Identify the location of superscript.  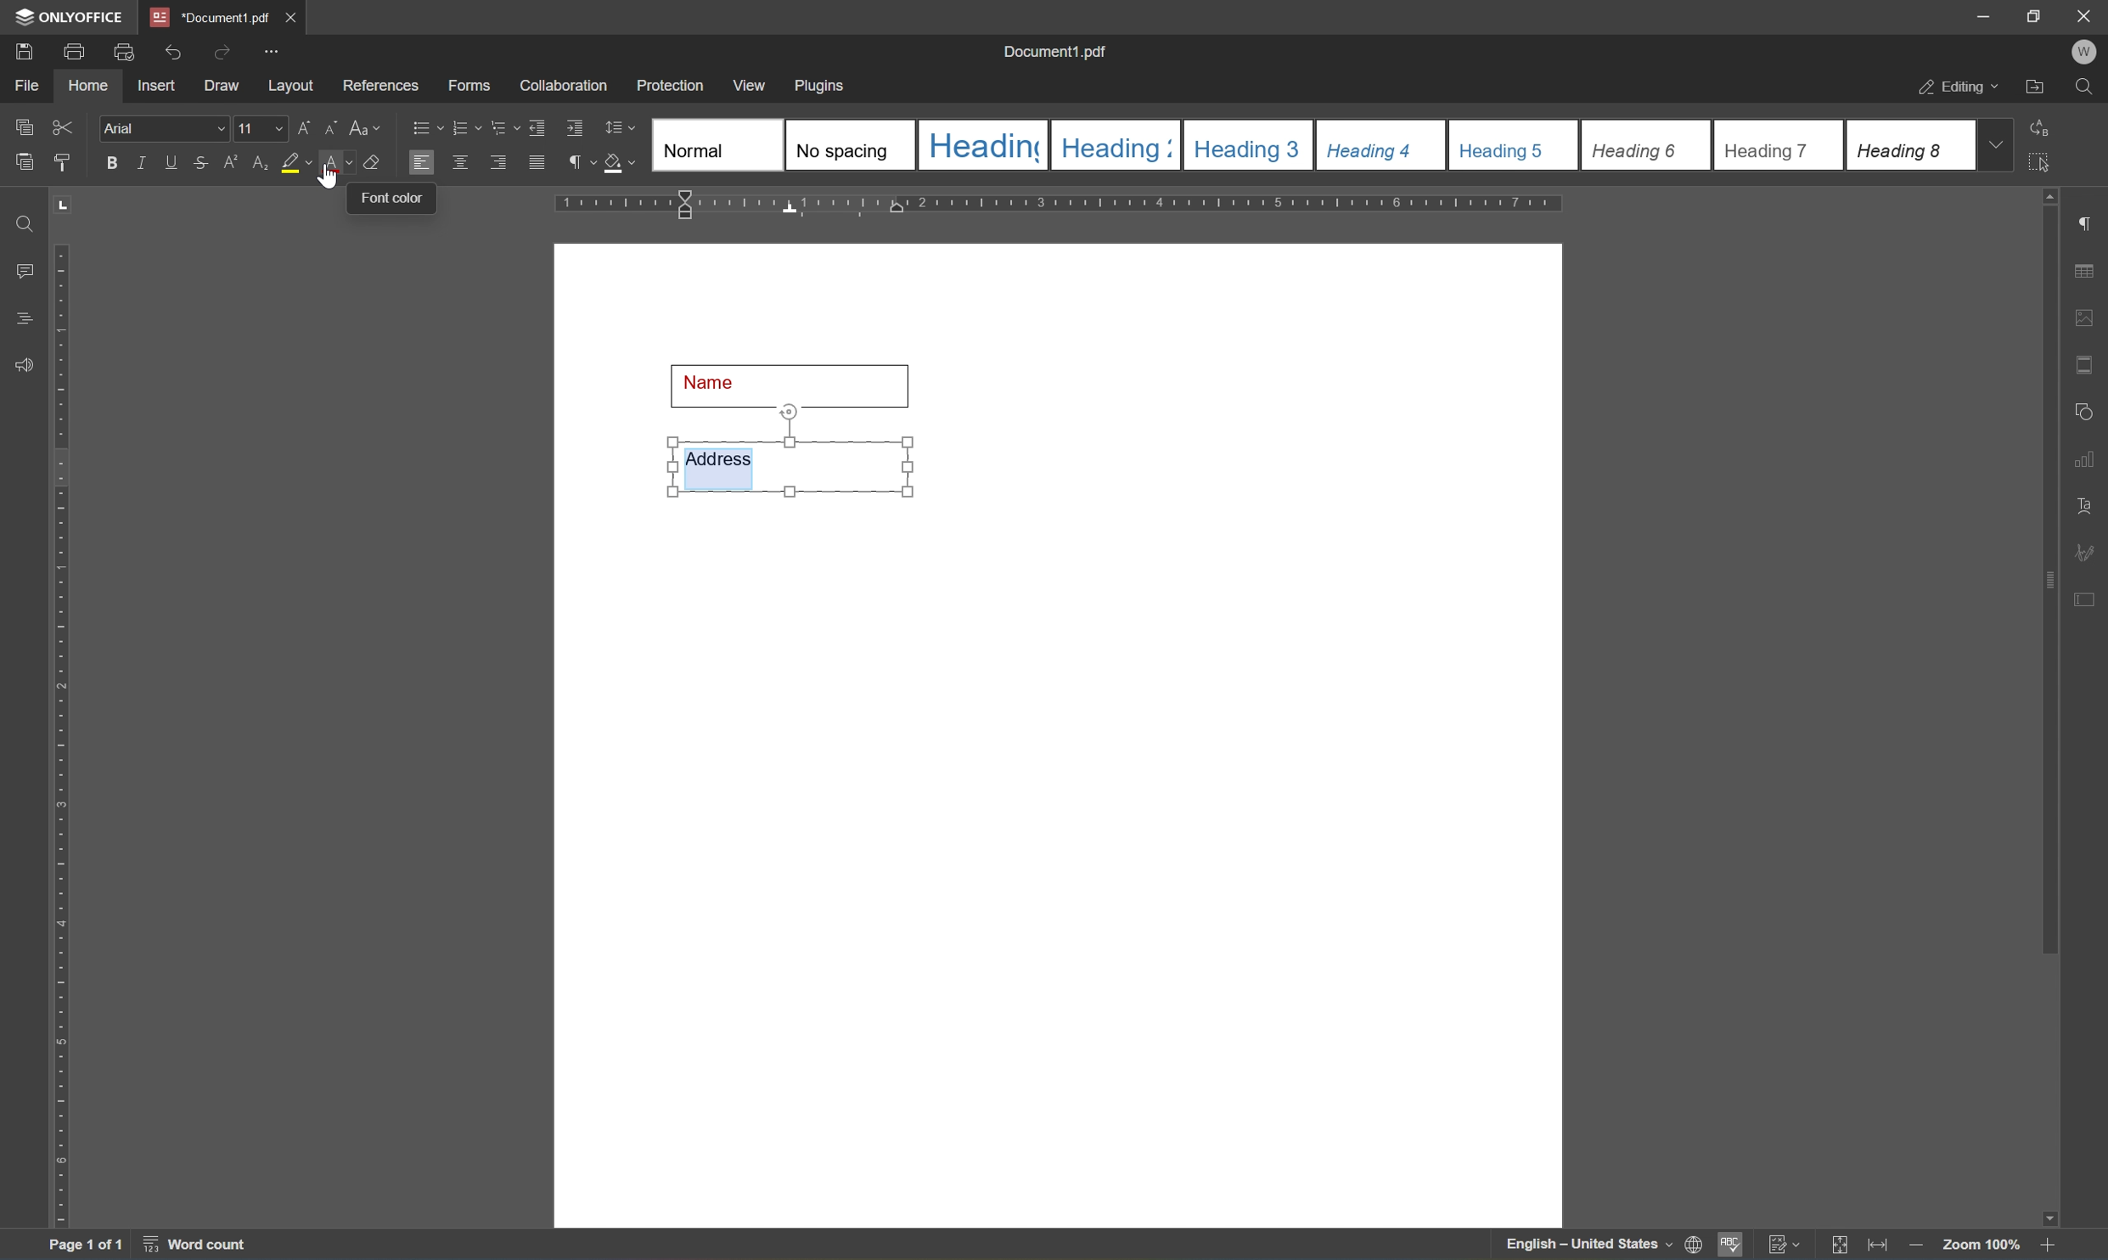
(230, 166).